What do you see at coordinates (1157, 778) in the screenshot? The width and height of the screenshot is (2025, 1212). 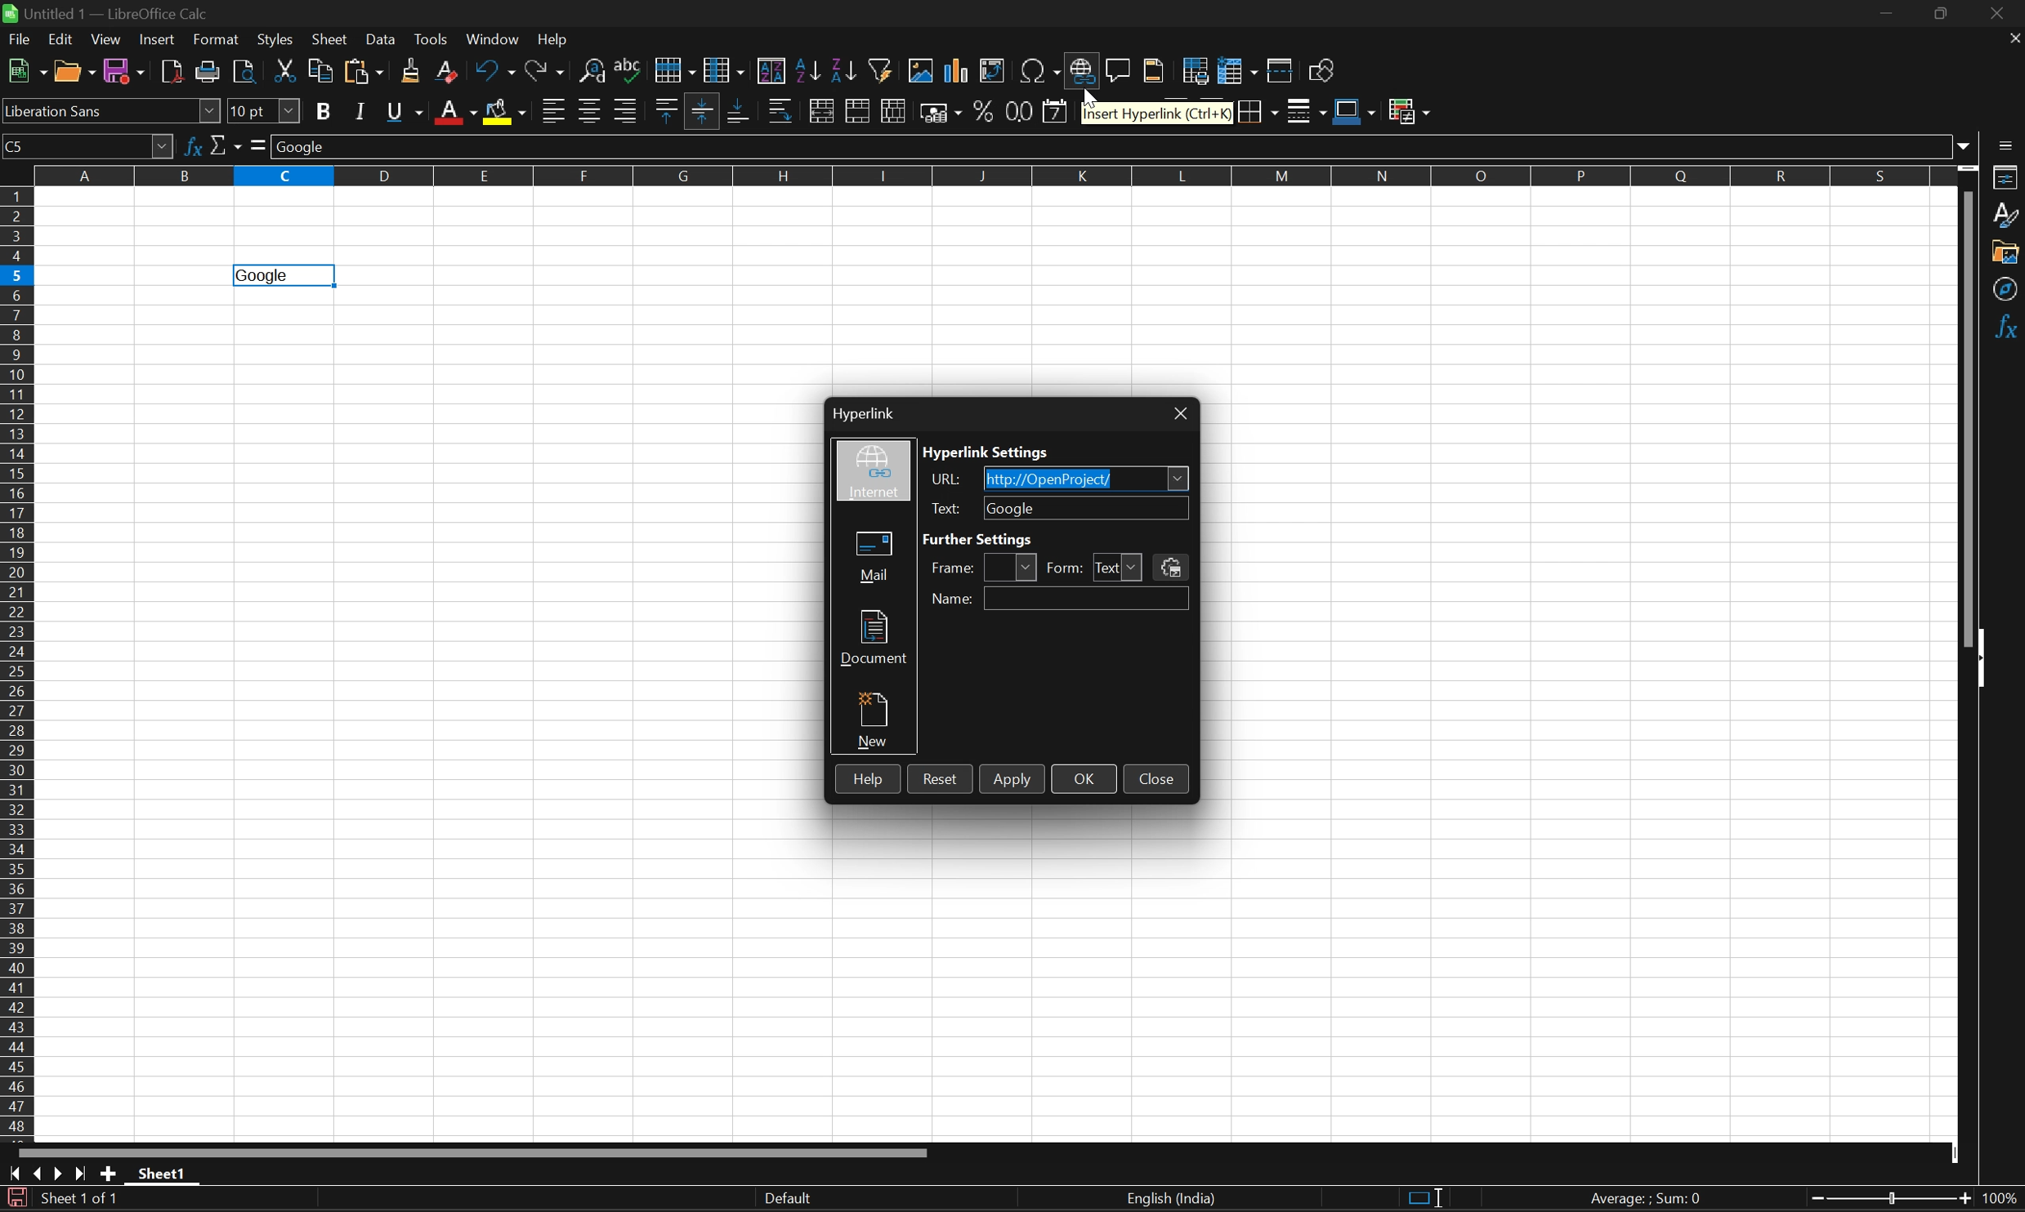 I see `Close` at bounding box center [1157, 778].